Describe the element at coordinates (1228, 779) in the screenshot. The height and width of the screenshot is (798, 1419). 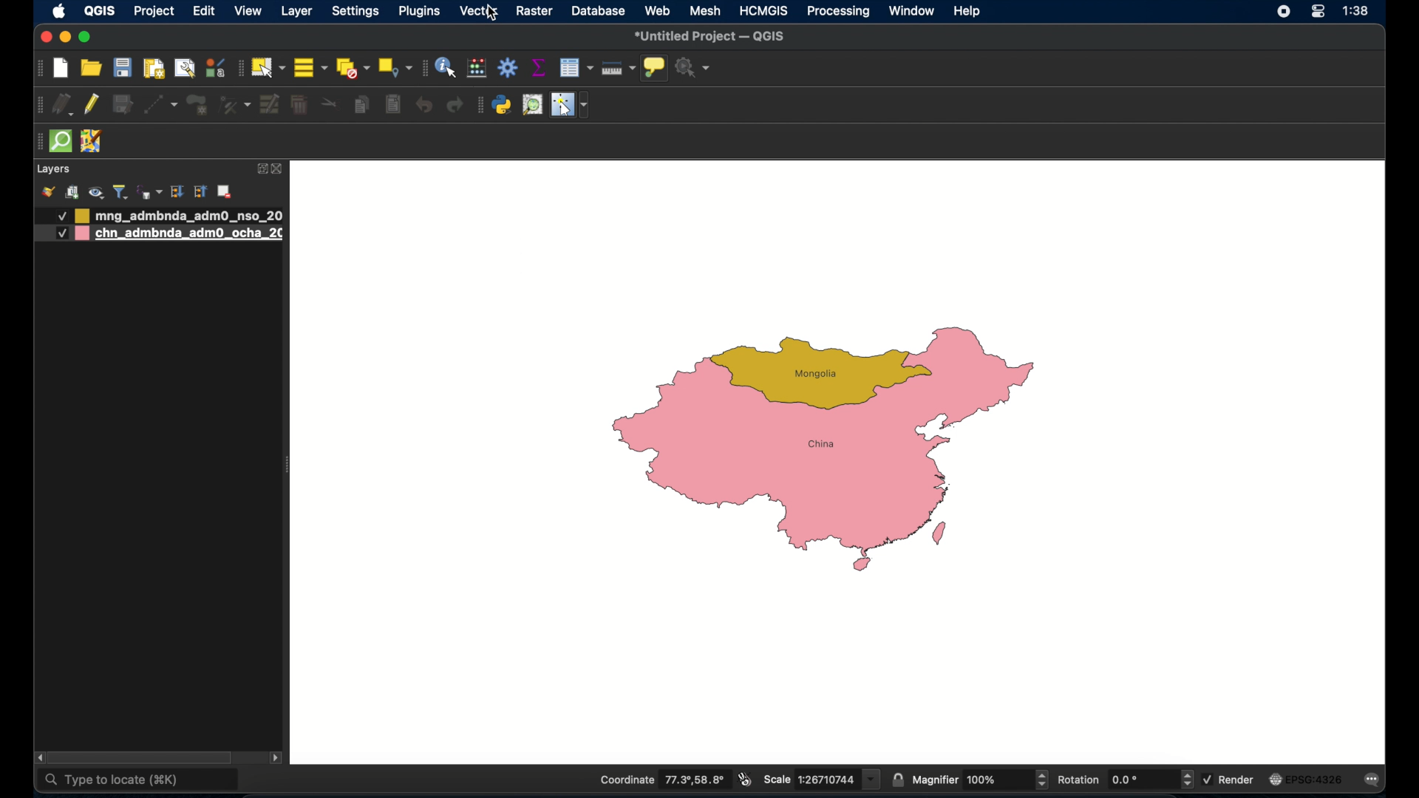
I see `render` at that location.